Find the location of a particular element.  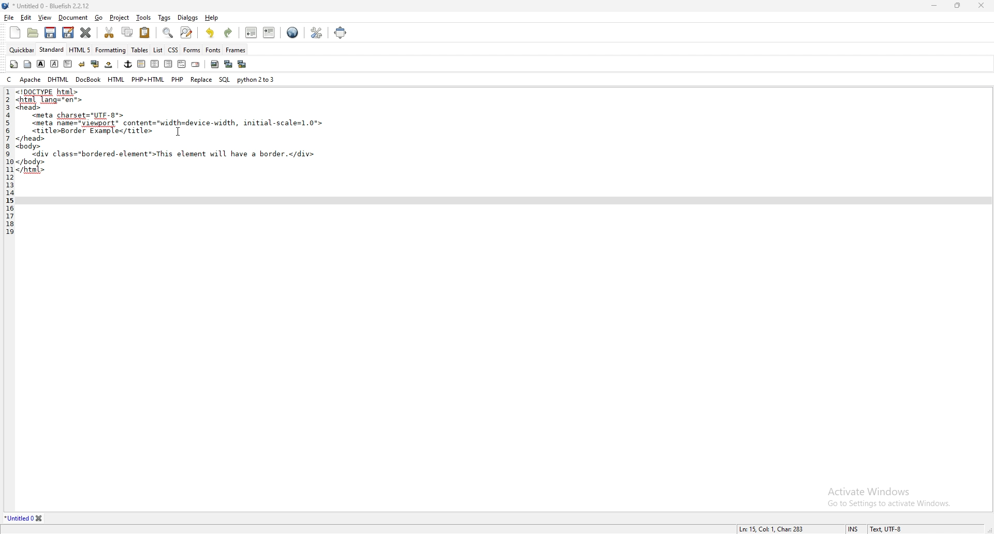

insert thumbnail is located at coordinates (228, 64).